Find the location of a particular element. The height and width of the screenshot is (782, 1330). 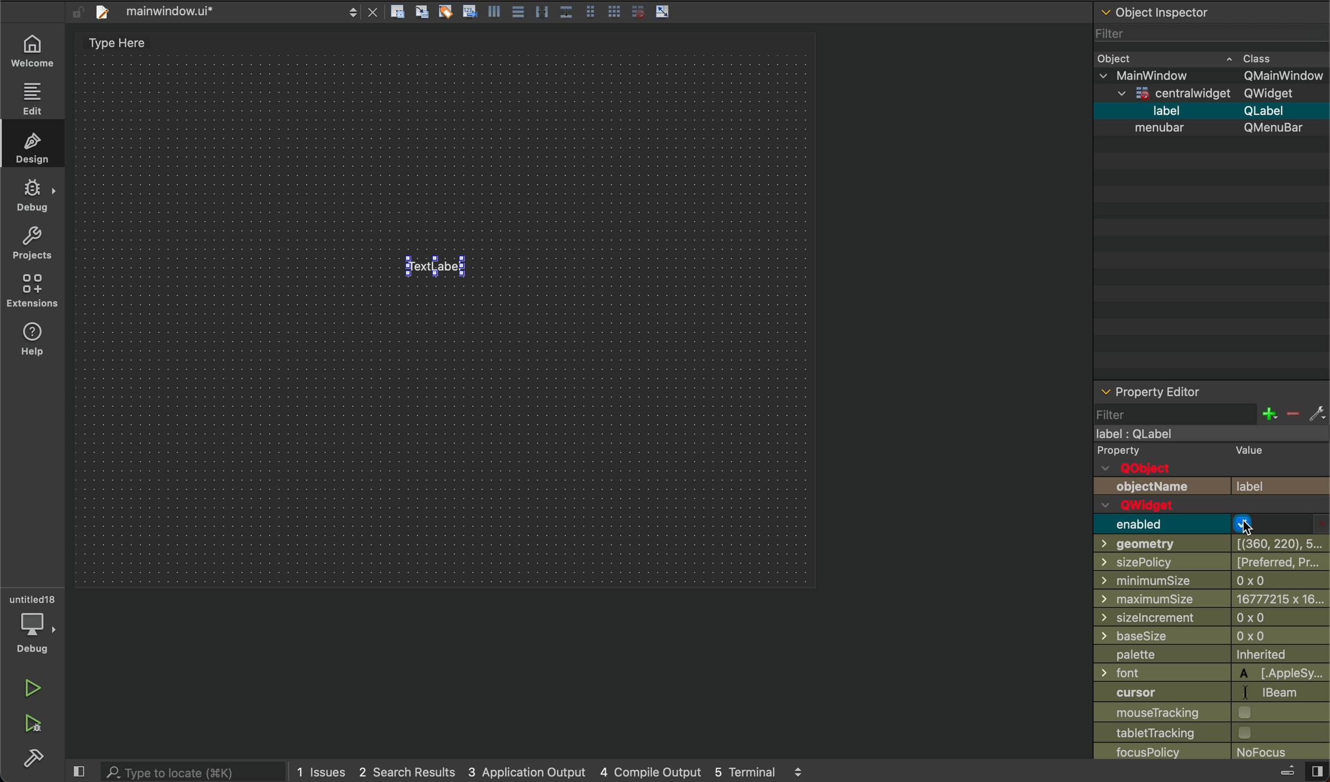

sizePolicy is located at coordinates (1157, 562).